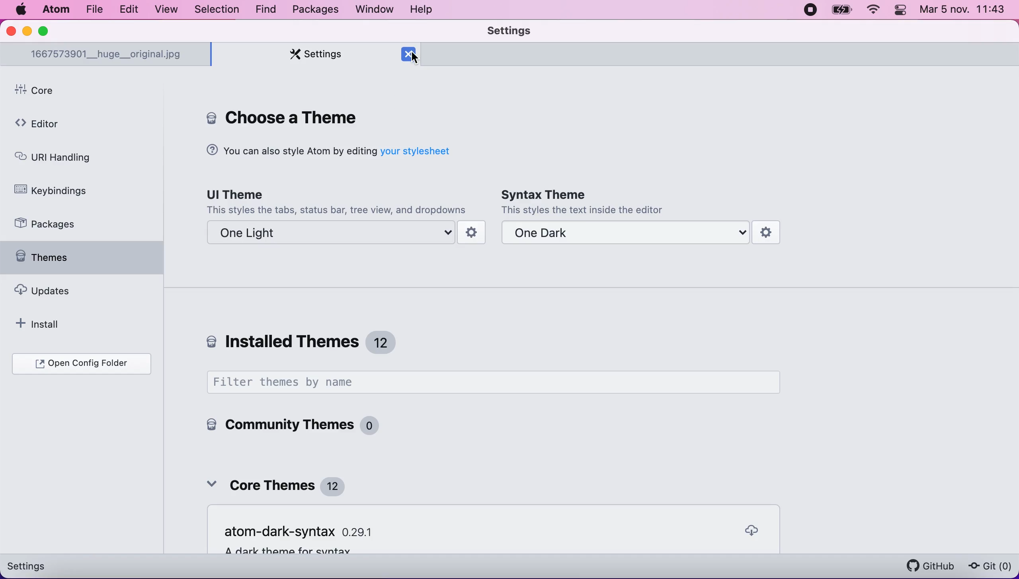 This screenshot has height=579, width=1019. I want to click on file, so click(94, 11).